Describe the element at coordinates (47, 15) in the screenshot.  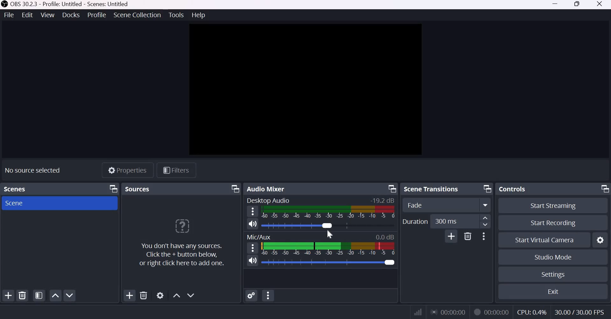
I see `View` at that location.